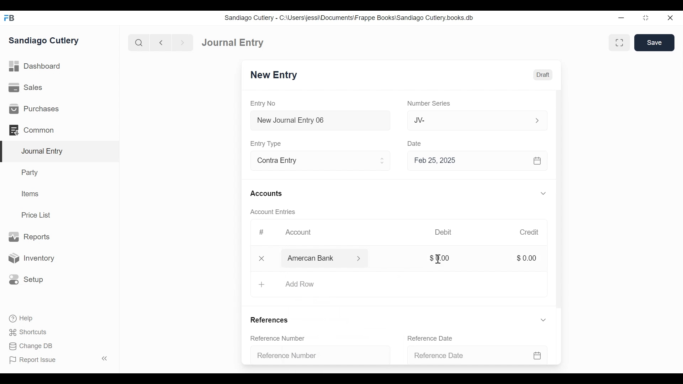 The height and width of the screenshot is (384, 683). What do you see at coordinates (526, 257) in the screenshot?
I see `$0.00` at bounding box center [526, 257].